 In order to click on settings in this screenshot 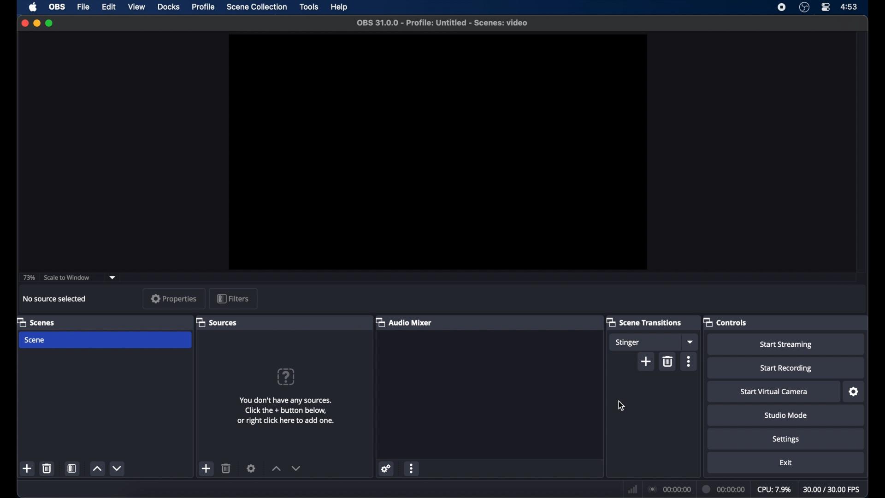, I will do `click(854, 391)`.